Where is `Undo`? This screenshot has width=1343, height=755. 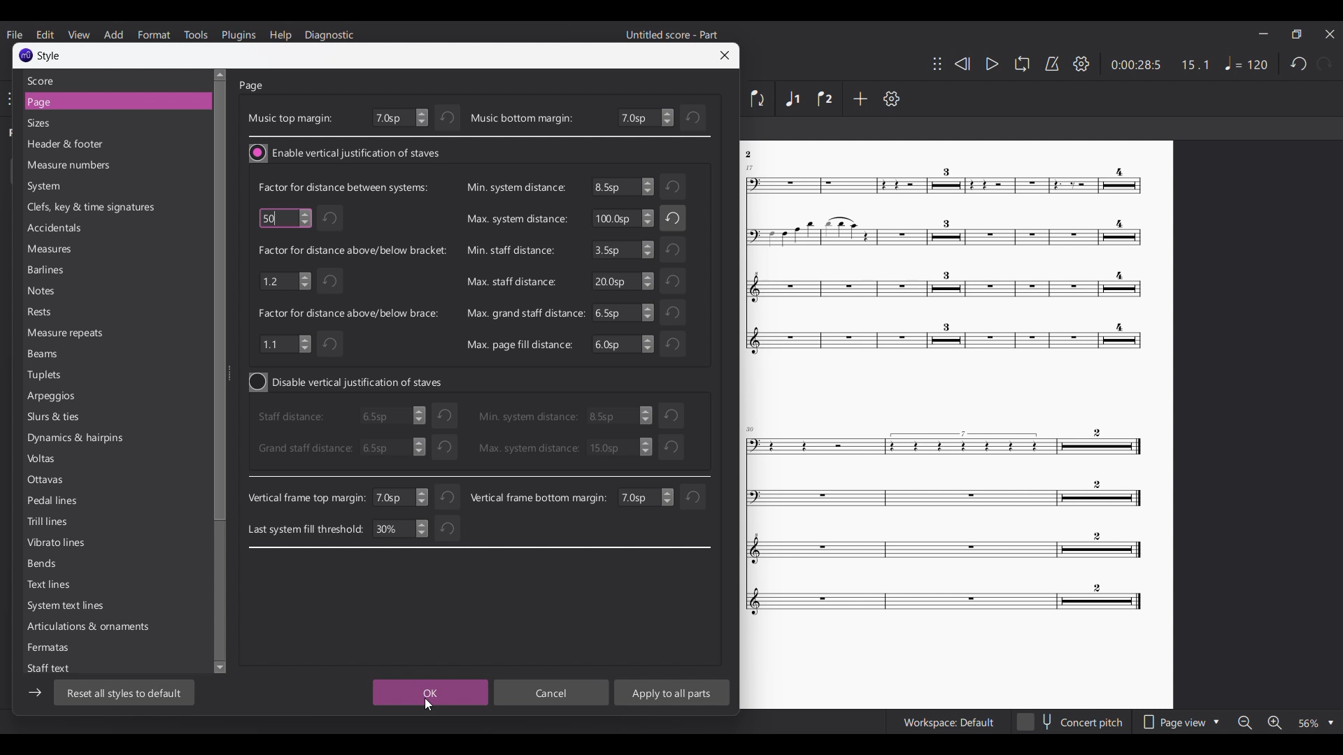 Undo is located at coordinates (333, 345).